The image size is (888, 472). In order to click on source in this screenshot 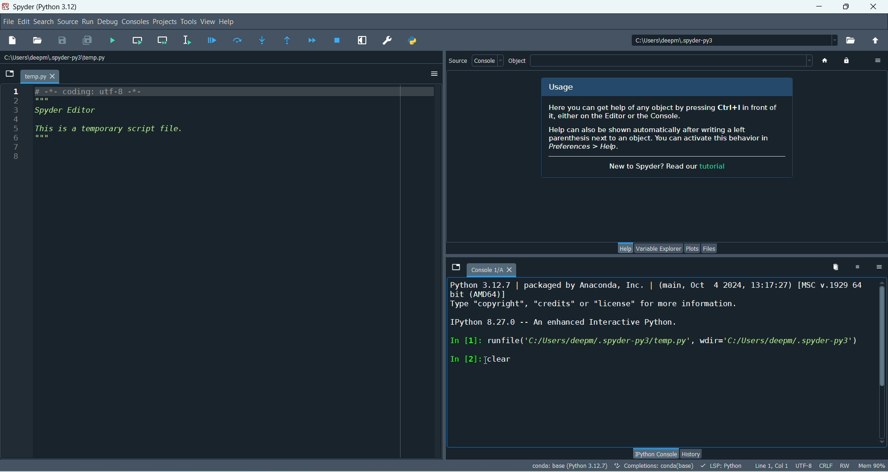, I will do `click(68, 22)`.